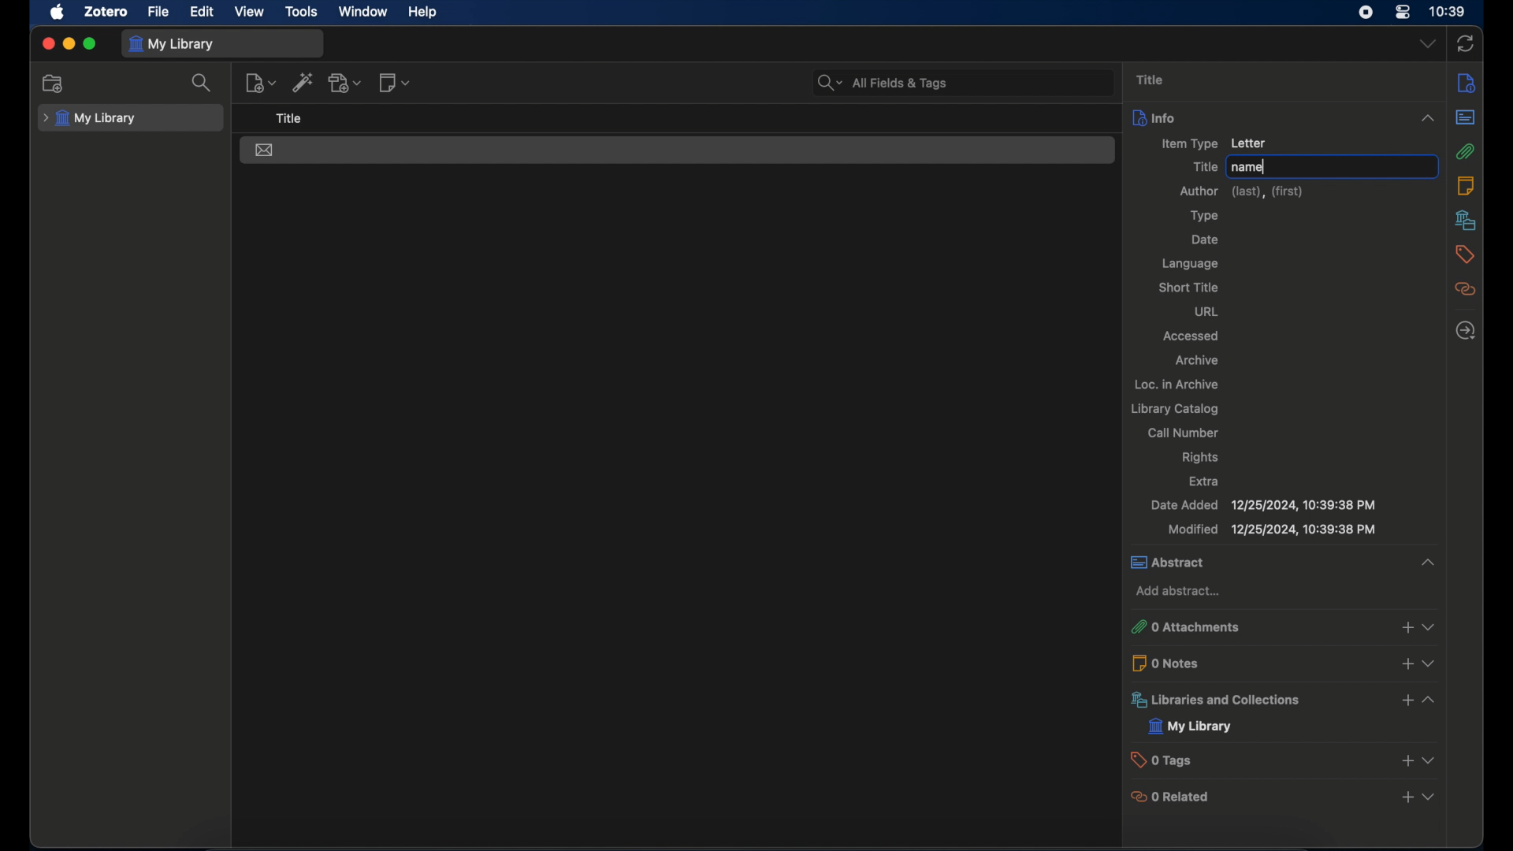 This screenshot has height=851, width=1513. What do you see at coordinates (393, 84) in the screenshot?
I see `new note` at bounding box center [393, 84].